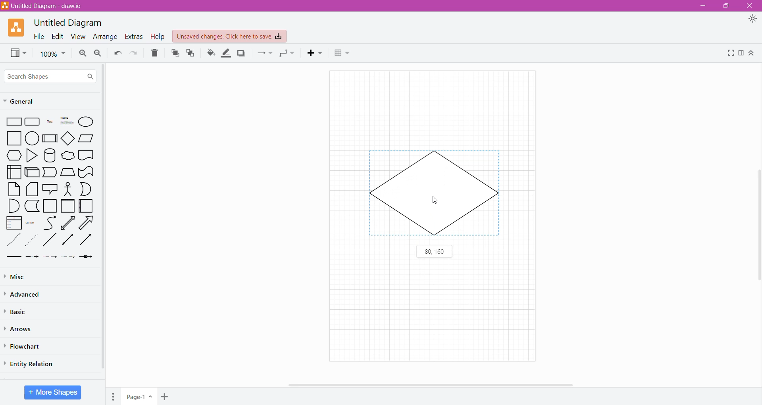  I want to click on Heading with Text, so click(67, 122).